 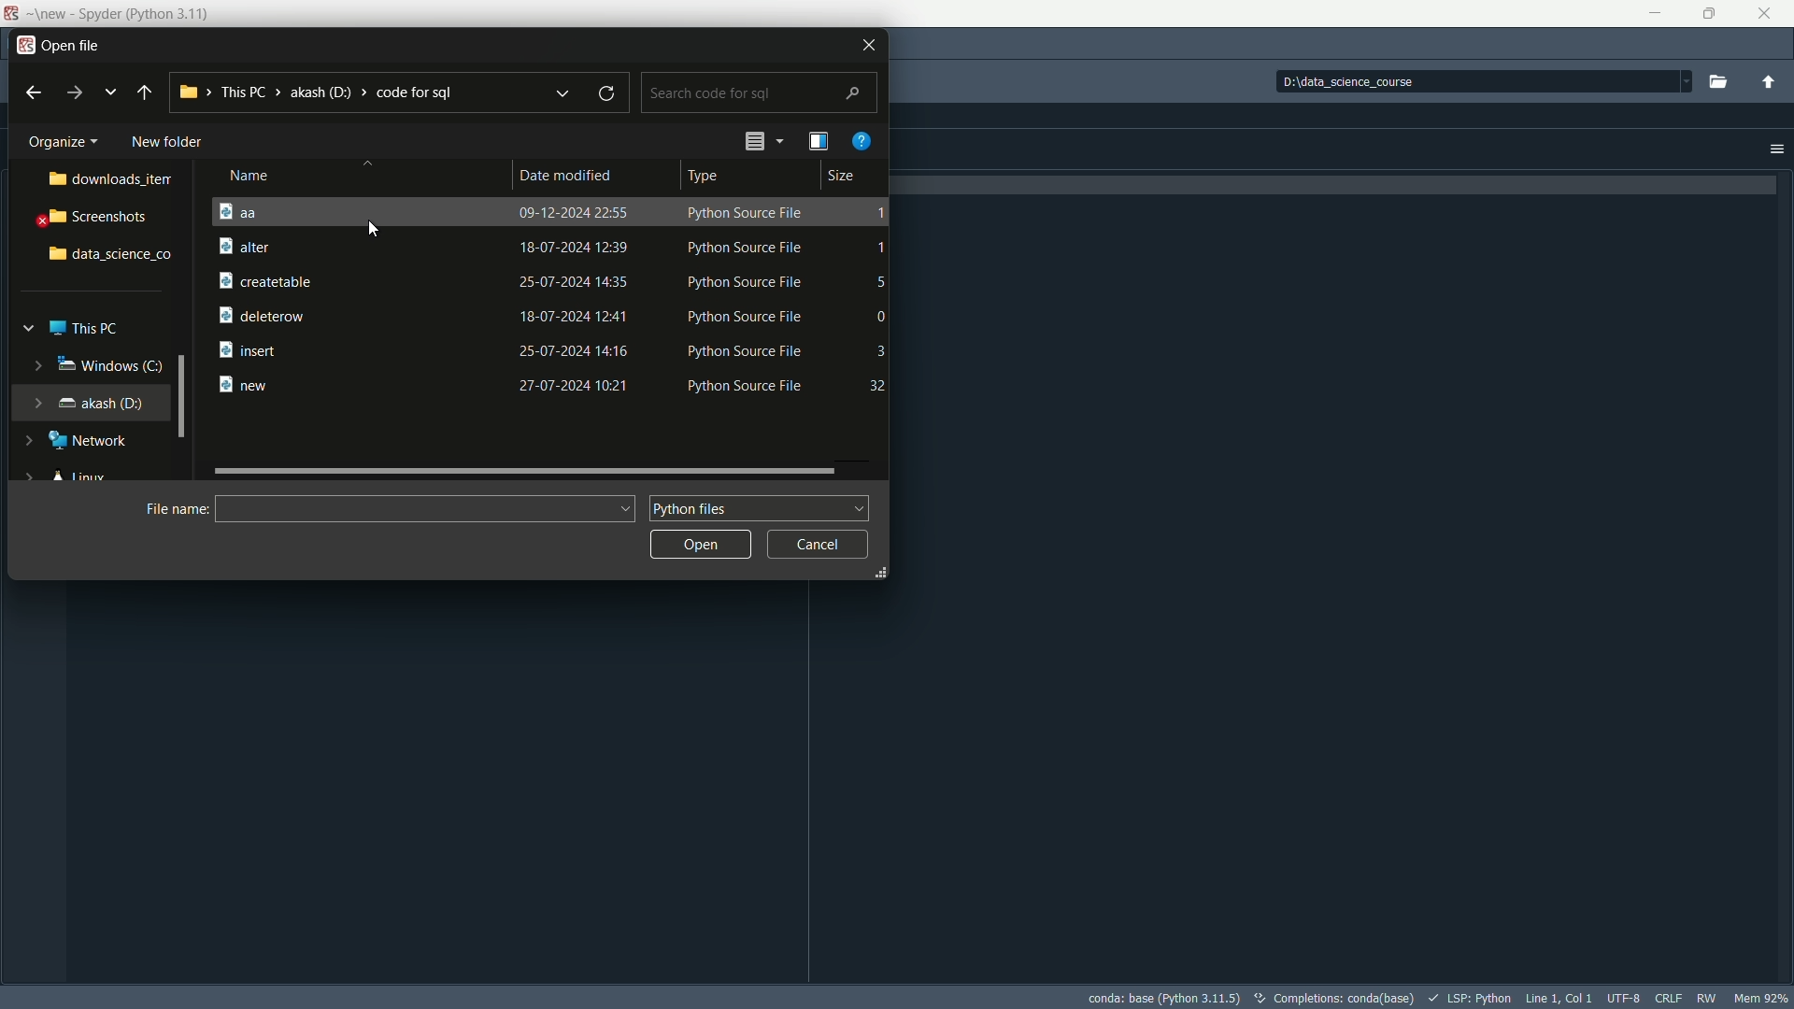 What do you see at coordinates (706, 175) in the screenshot?
I see `type` at bounding box center [706, 175].